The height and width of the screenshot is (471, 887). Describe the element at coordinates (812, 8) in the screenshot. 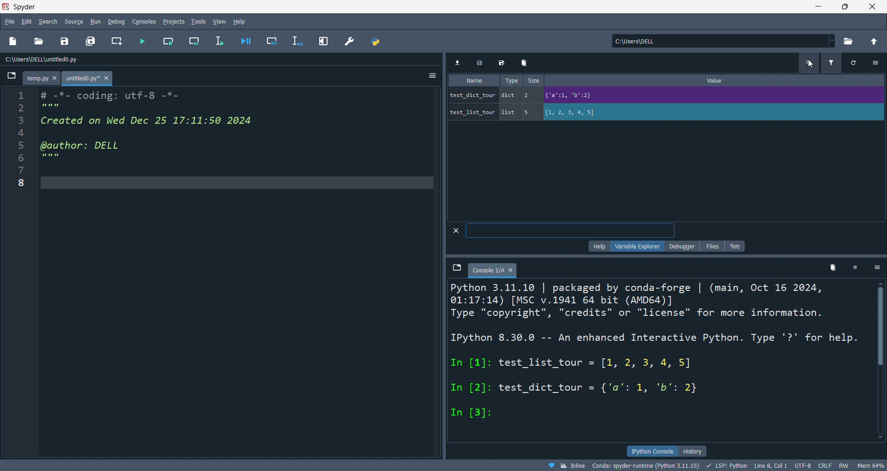

I see `minimize` at that location.